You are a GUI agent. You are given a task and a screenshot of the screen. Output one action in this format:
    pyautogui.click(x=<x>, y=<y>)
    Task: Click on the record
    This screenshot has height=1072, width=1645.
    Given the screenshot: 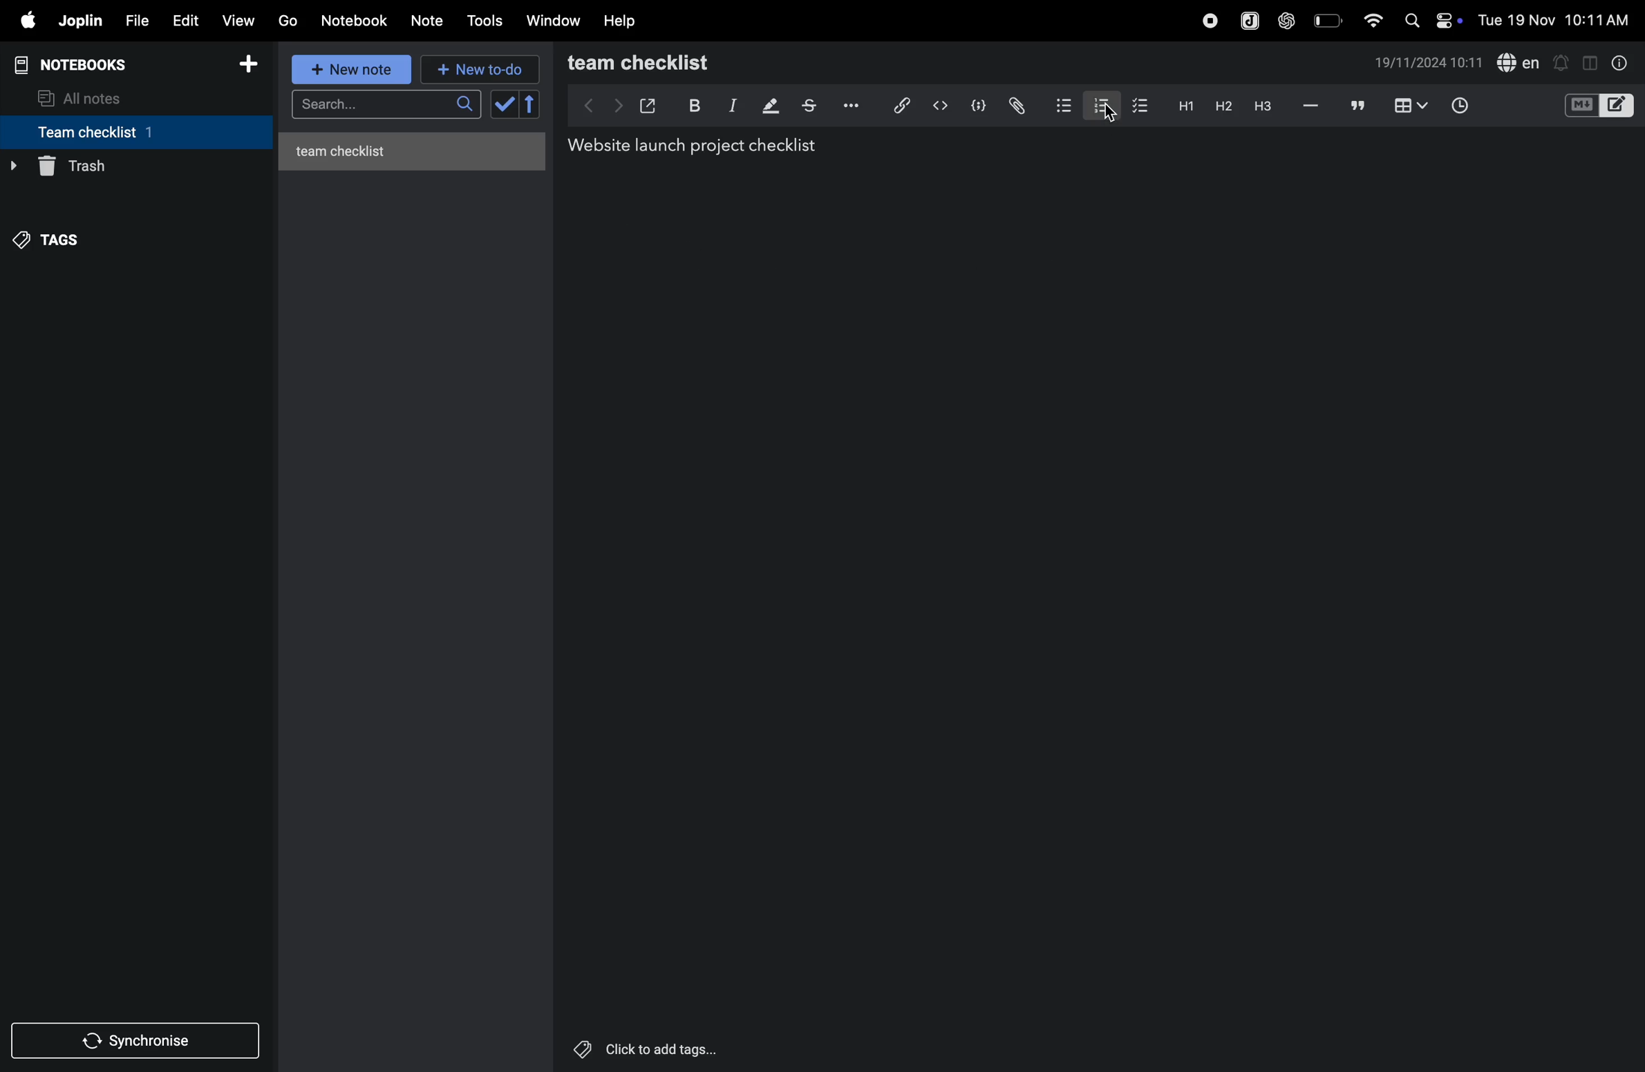 What is the action you would take?
    pyautogui.click(x=1205, y=20)
    